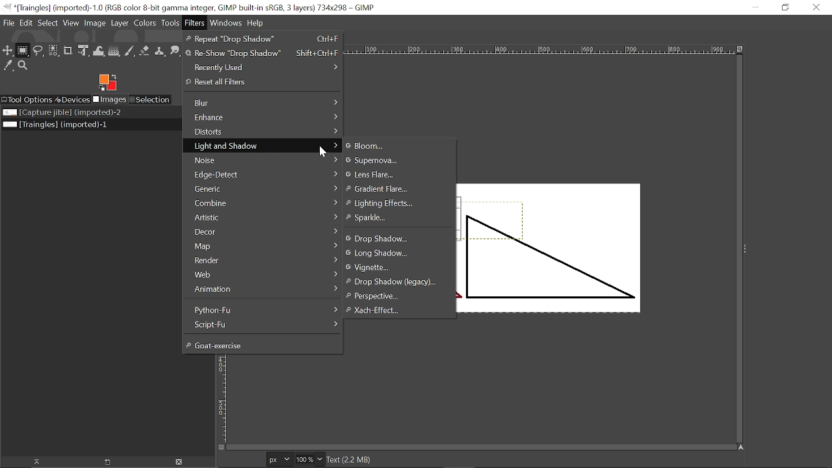 The image size is (832, 468). What do you see at coordinates (543, 51) in the screenshot?
I see `Horizonta label` at bounding box center [543, 51].